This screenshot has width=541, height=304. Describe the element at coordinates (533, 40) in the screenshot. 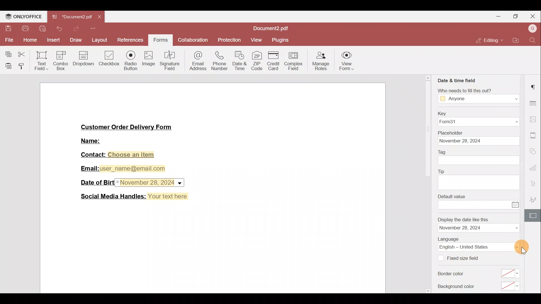

I see `Find` at that location.